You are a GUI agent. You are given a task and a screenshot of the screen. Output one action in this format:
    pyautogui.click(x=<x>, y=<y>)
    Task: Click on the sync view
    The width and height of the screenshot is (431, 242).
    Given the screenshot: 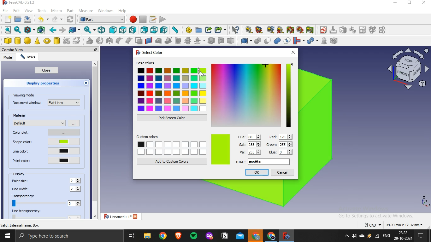 What is the action you would take?
    pyautogui.click(x=89, y=30)
    